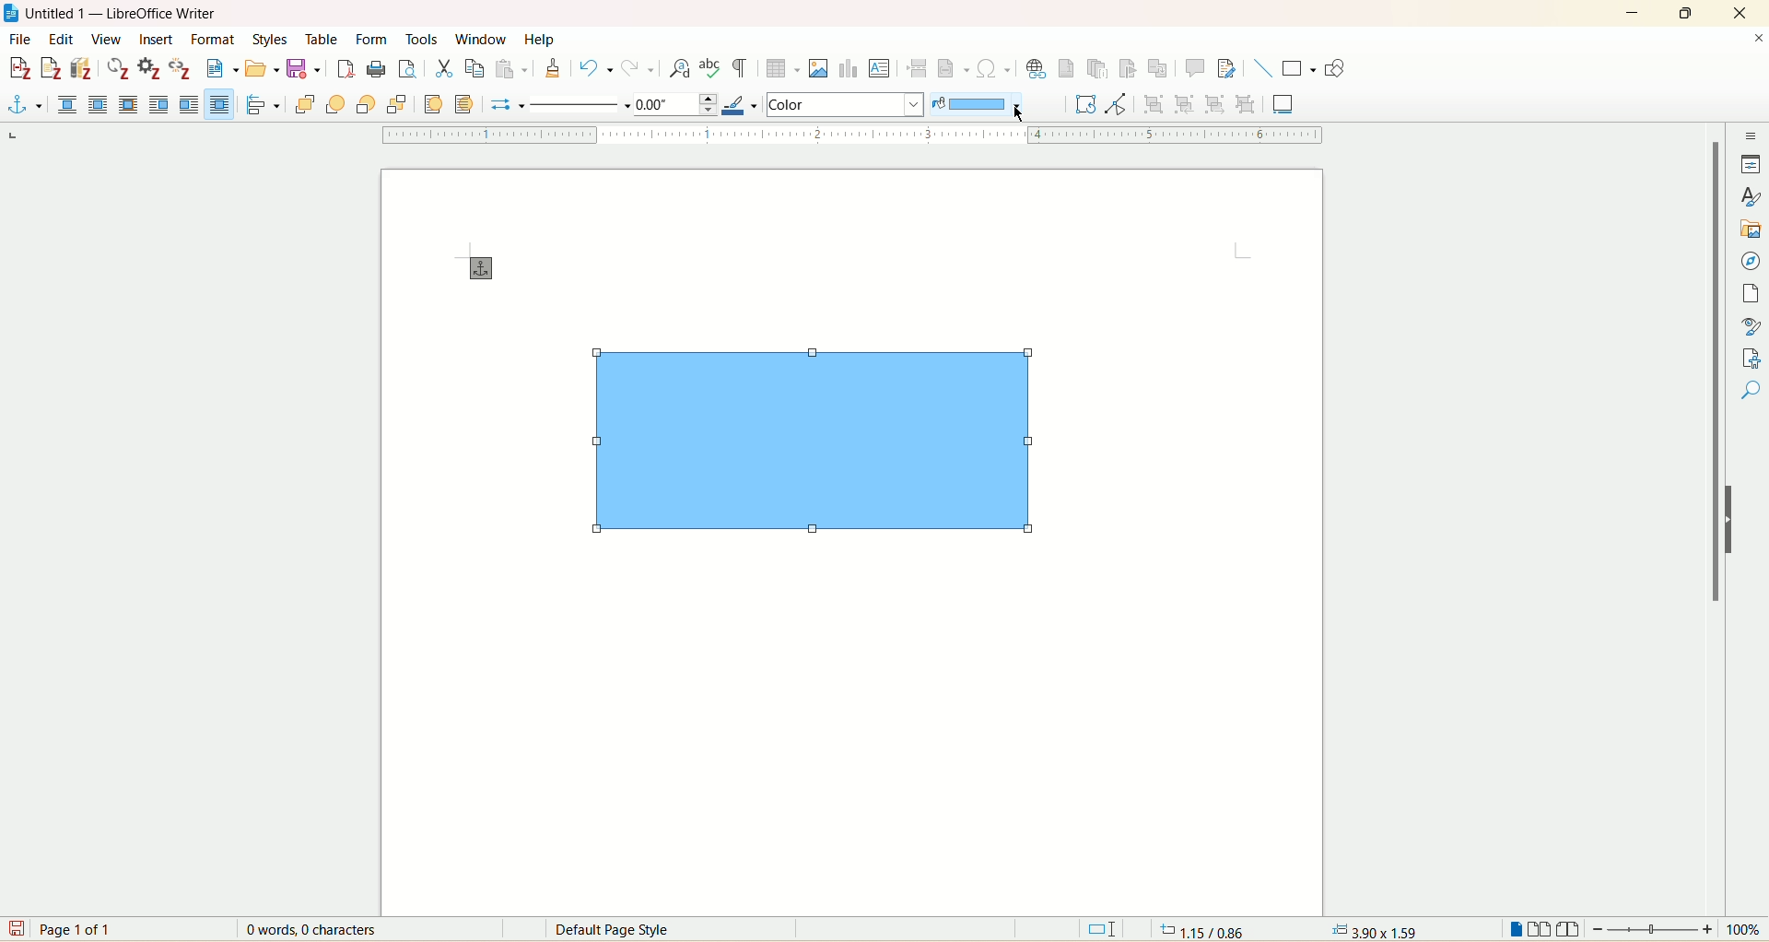 The width and height of the screenshot is (1769, 942). Describe the element at coordinates (1750, 230) in the screenshot. I see `gallery` at that location.